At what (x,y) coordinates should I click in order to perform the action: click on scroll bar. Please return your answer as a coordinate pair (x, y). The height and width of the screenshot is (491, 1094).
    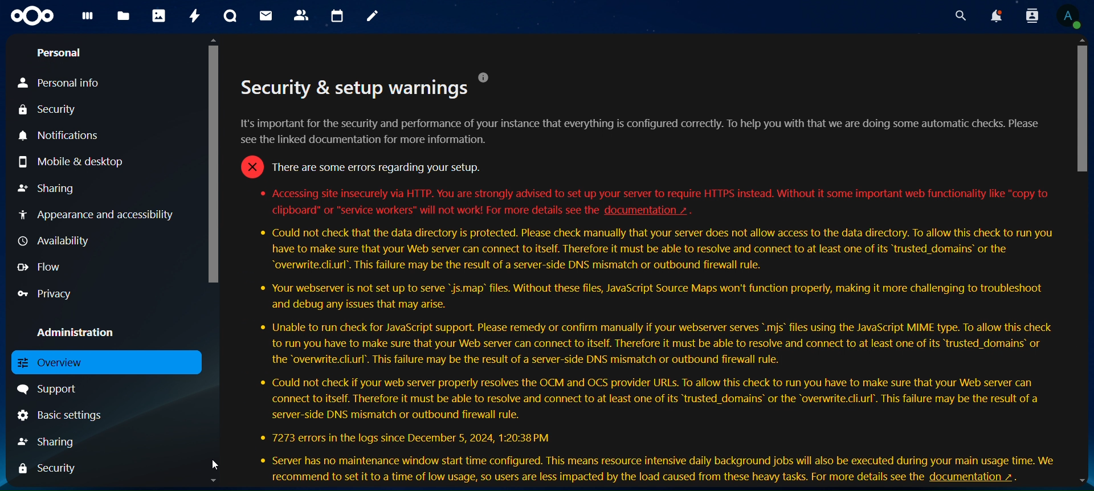
    Looking at the image, I should click on (1080, 112).